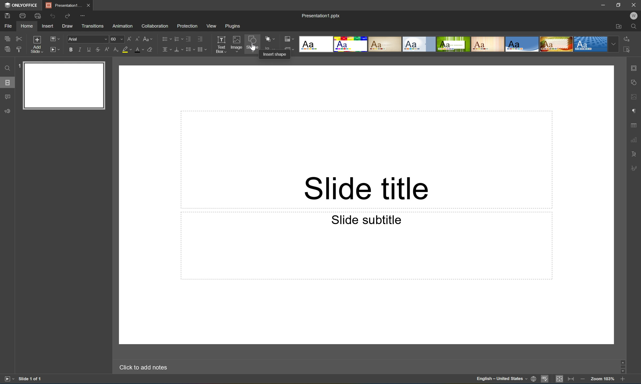 The height and width of the screenshot is (384, 641). What do you see at coordinates (204, 49) in the screenshot?
I see `Insert column` at bounding box center [204, 49].